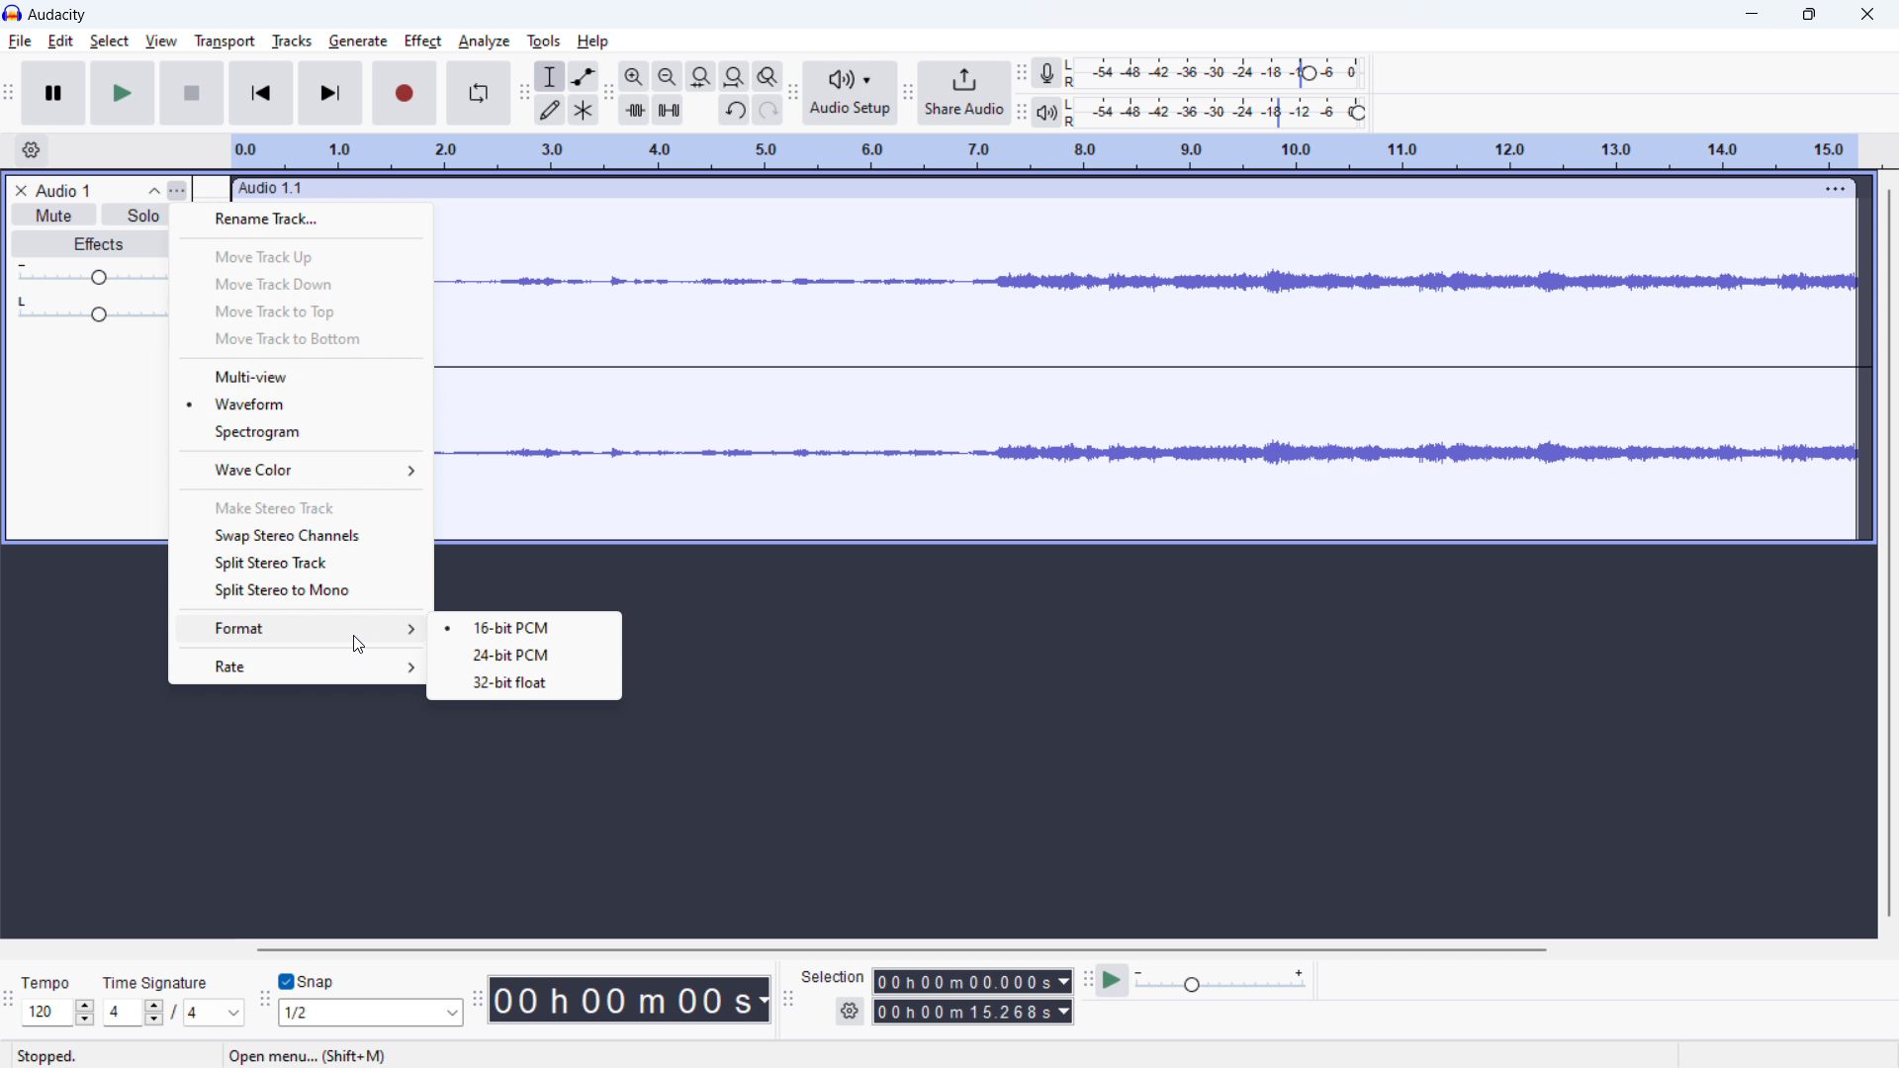  Describe the element at coordinates (331, 92) in the screenshot. I see `skip to last` at that location.